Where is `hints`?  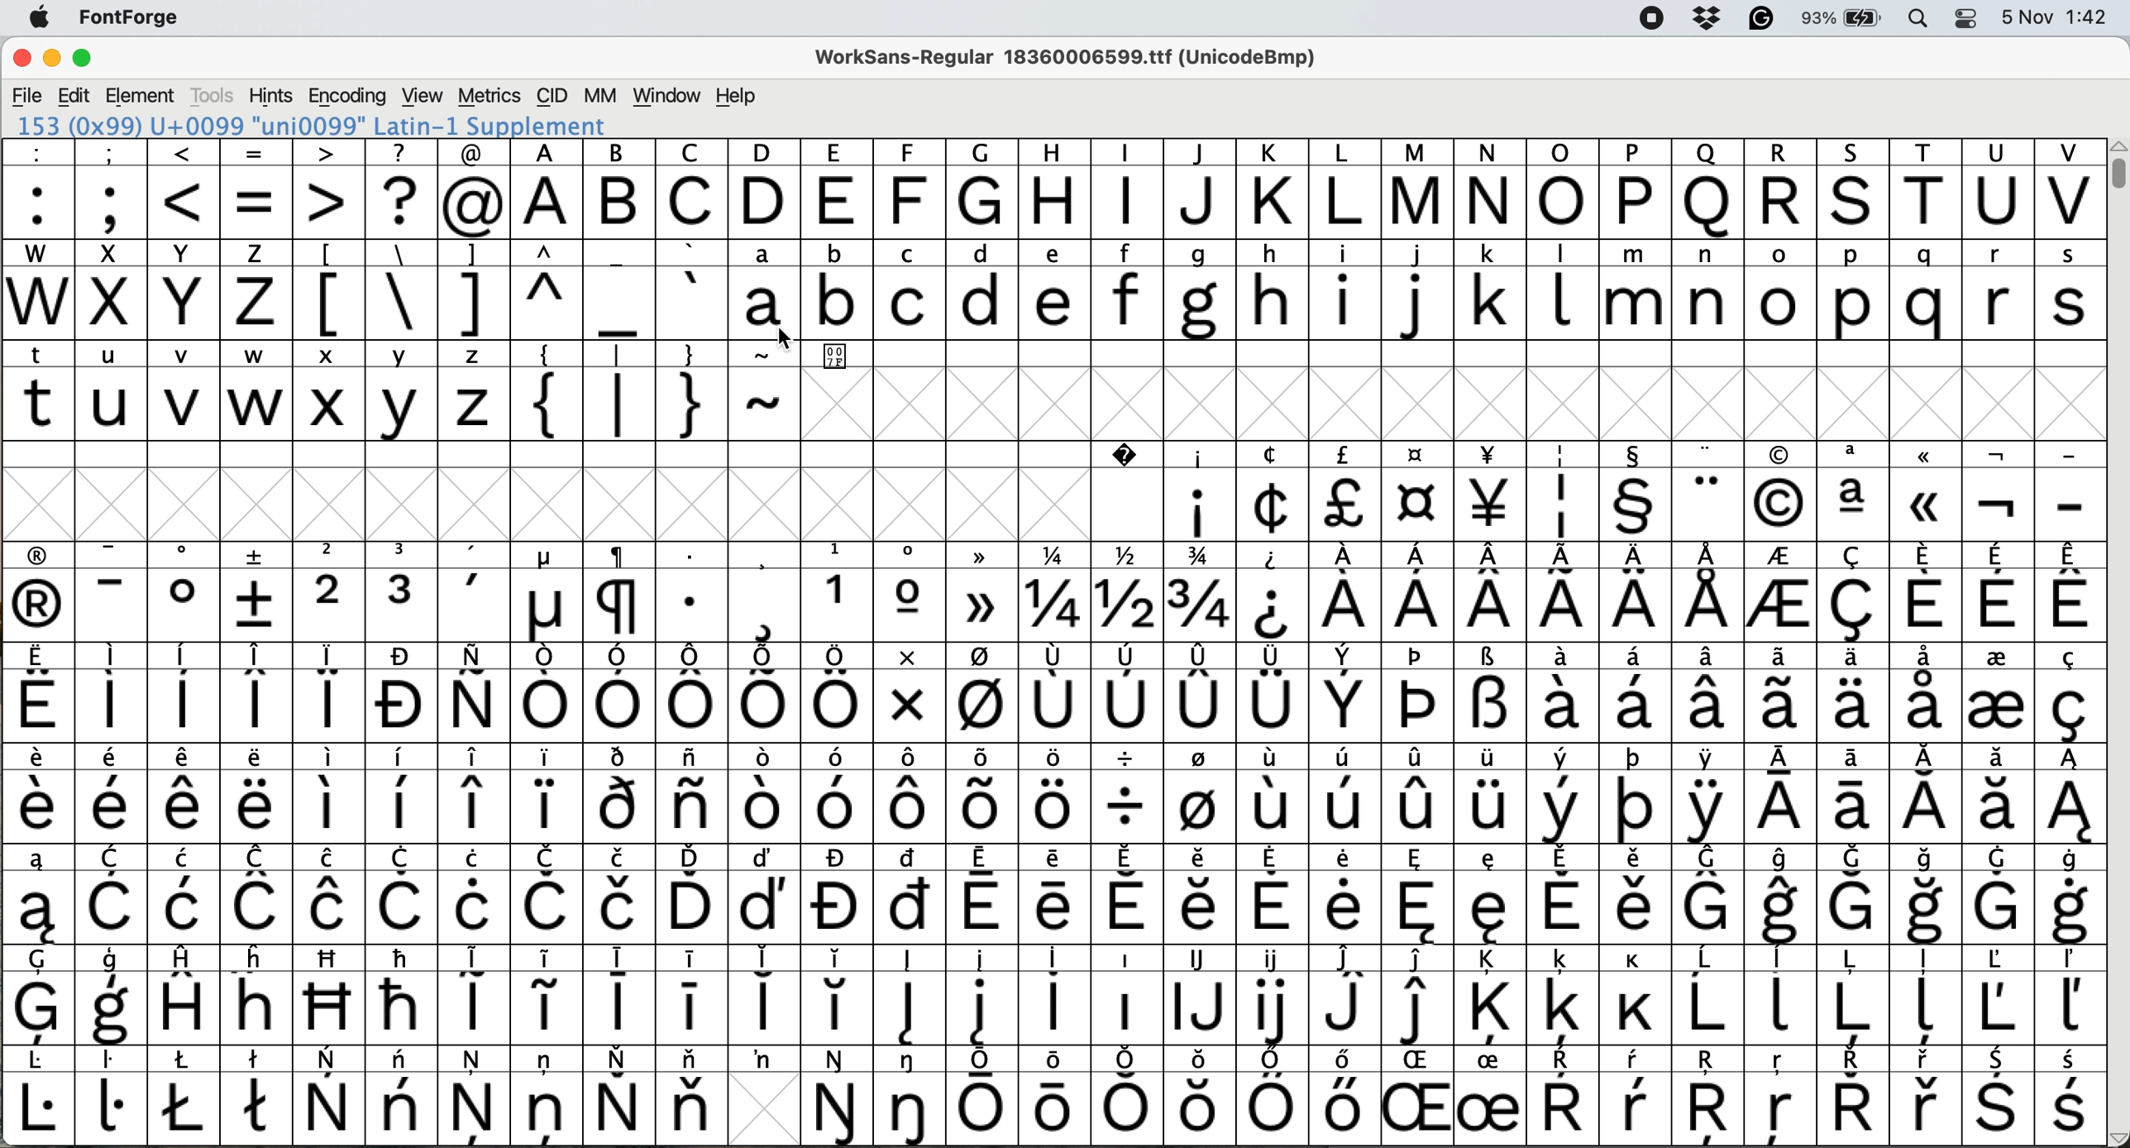
hints is located at coordinates (274, 94).